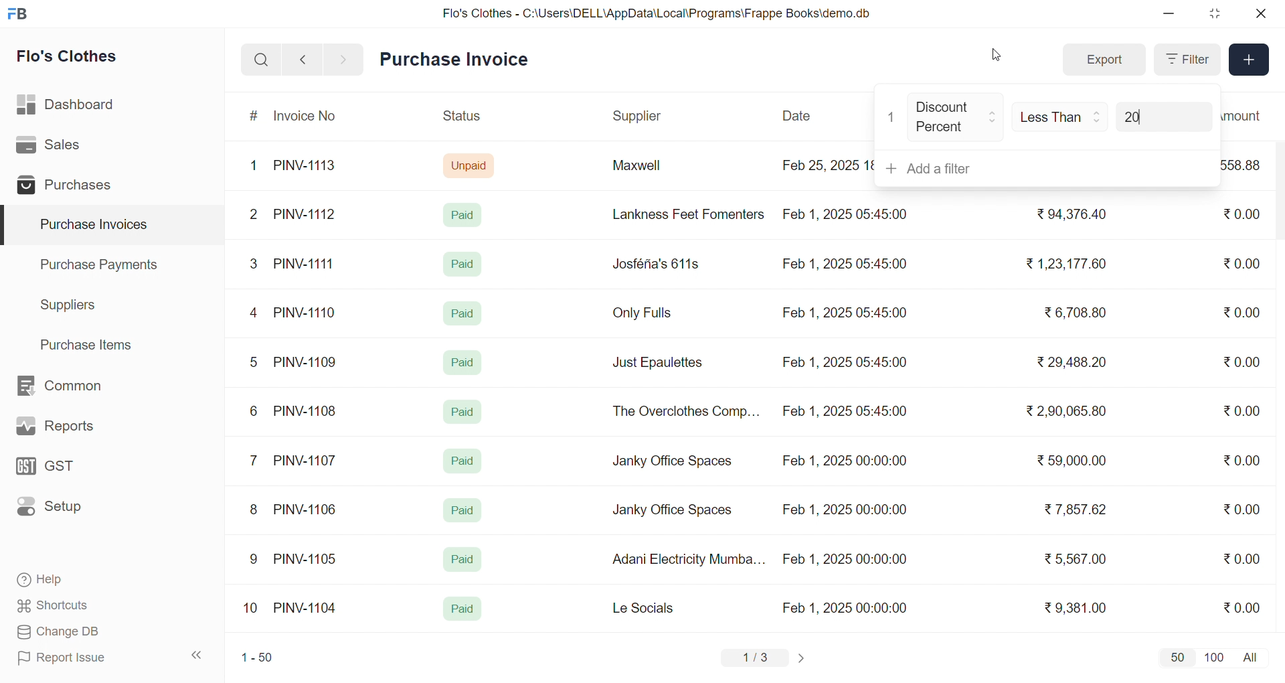 The height and width of the screenshot is (683, 1285). Describe the element at coordinates (999, 56) in the screenshot. I see `cursor` at that location.